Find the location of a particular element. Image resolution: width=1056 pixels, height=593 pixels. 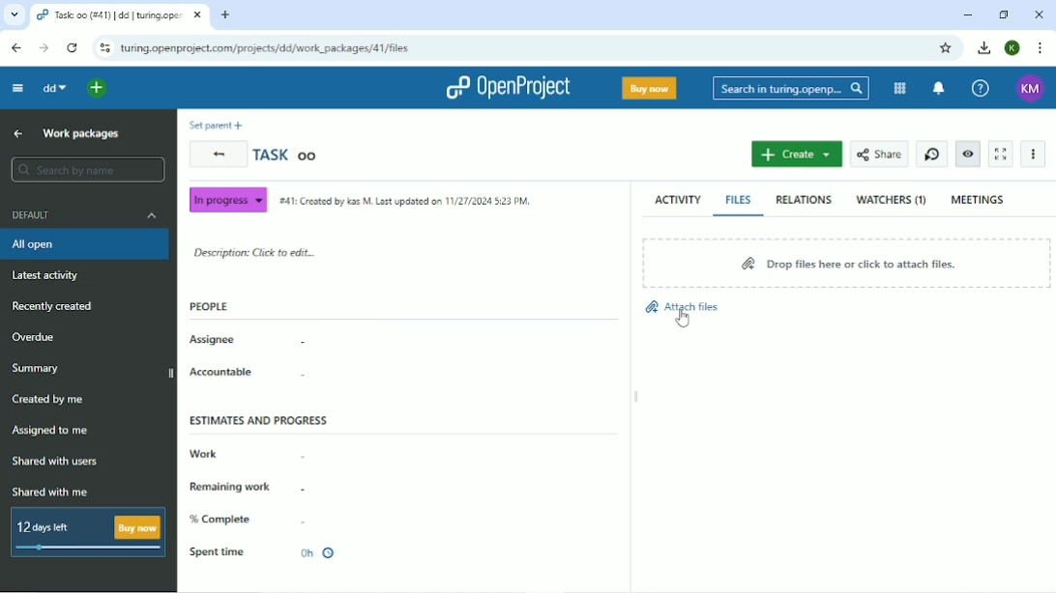

Customize and control google chrome is located at coordinates (1042, 48).